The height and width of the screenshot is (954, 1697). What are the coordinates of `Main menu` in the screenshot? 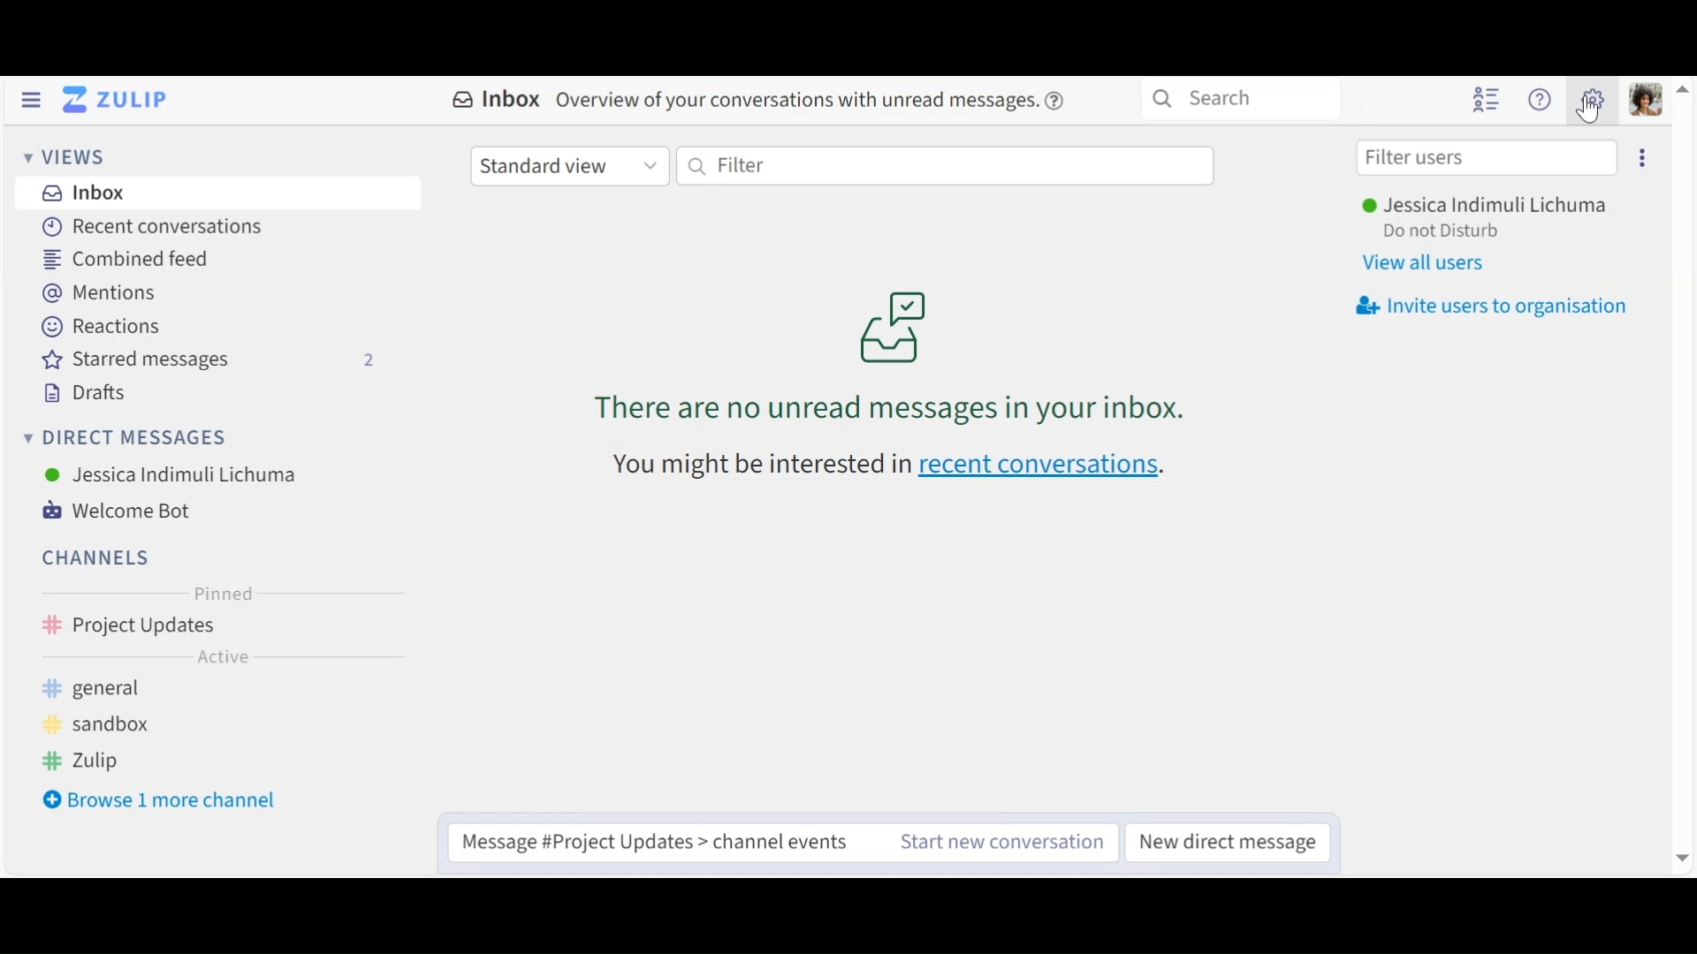 It's located at (1594, 98).